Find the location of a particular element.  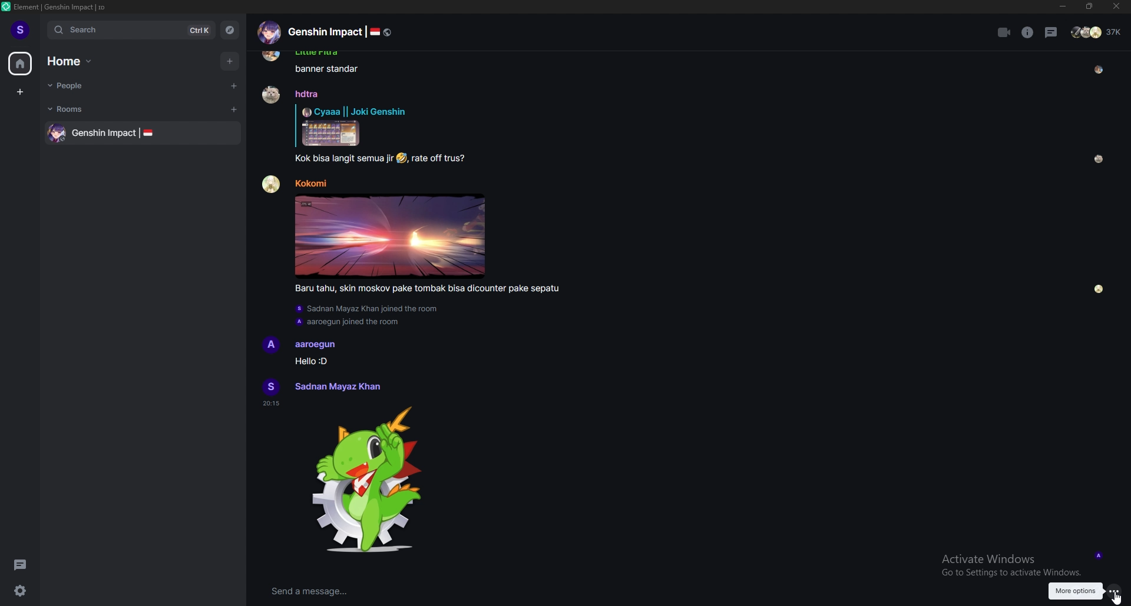

threads is located at coordinates (20, 564).